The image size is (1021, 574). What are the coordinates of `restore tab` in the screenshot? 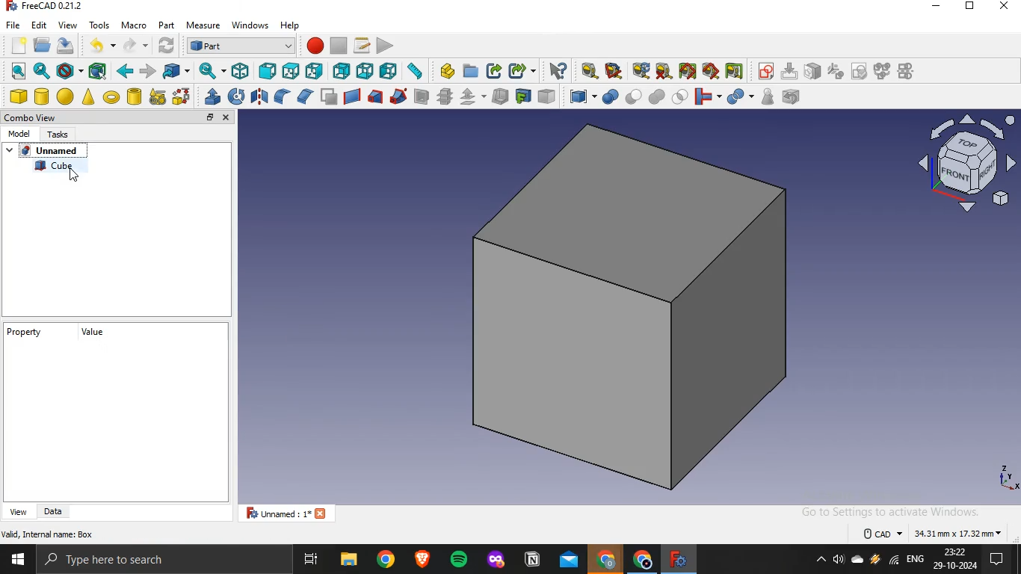 It's located at (210, 117).